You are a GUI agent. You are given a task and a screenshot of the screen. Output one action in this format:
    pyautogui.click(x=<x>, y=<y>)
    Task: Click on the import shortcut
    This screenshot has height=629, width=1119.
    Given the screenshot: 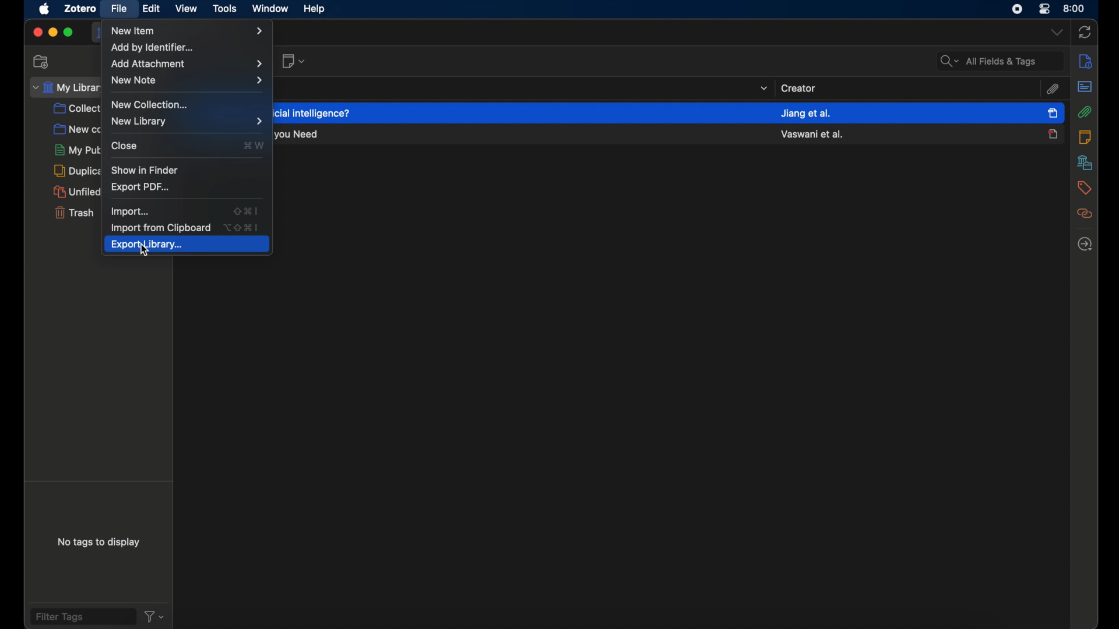 What is the action you would take?
    pyautogui.click(x=247, y=210)
    